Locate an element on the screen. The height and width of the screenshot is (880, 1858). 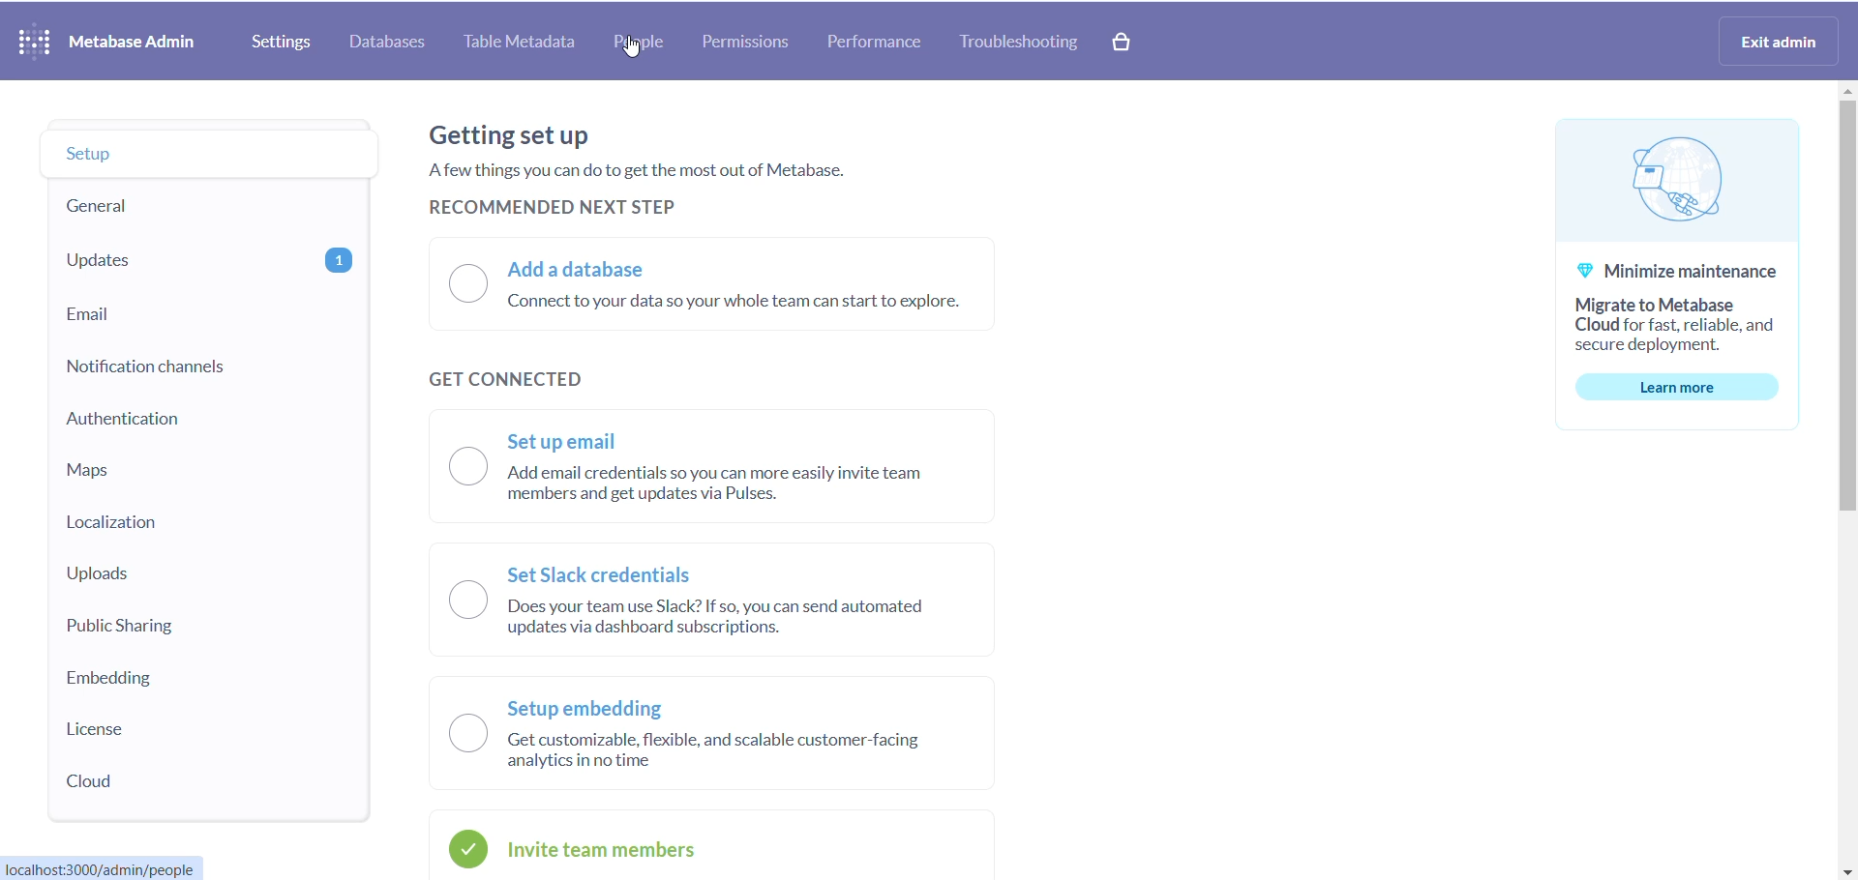
permissions is located at coordinates (750, 43).